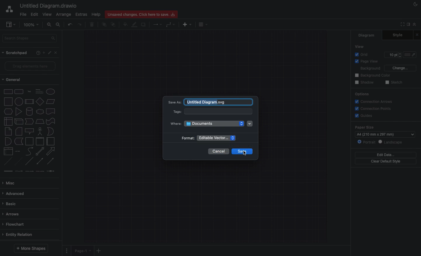  I want to click on Scratchpad, so click(15, 53).